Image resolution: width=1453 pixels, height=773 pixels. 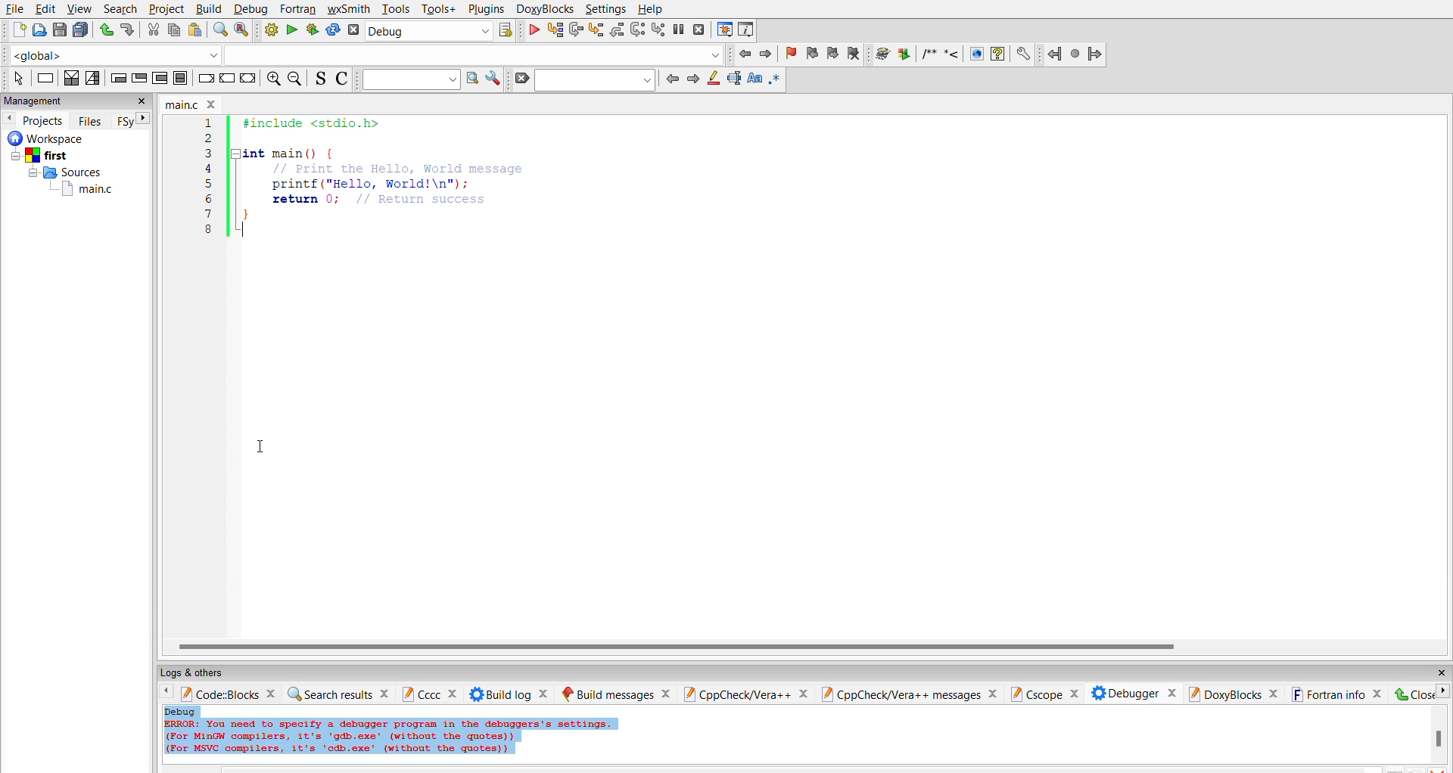 I want to click on build messages, so click(x=614, y=691).